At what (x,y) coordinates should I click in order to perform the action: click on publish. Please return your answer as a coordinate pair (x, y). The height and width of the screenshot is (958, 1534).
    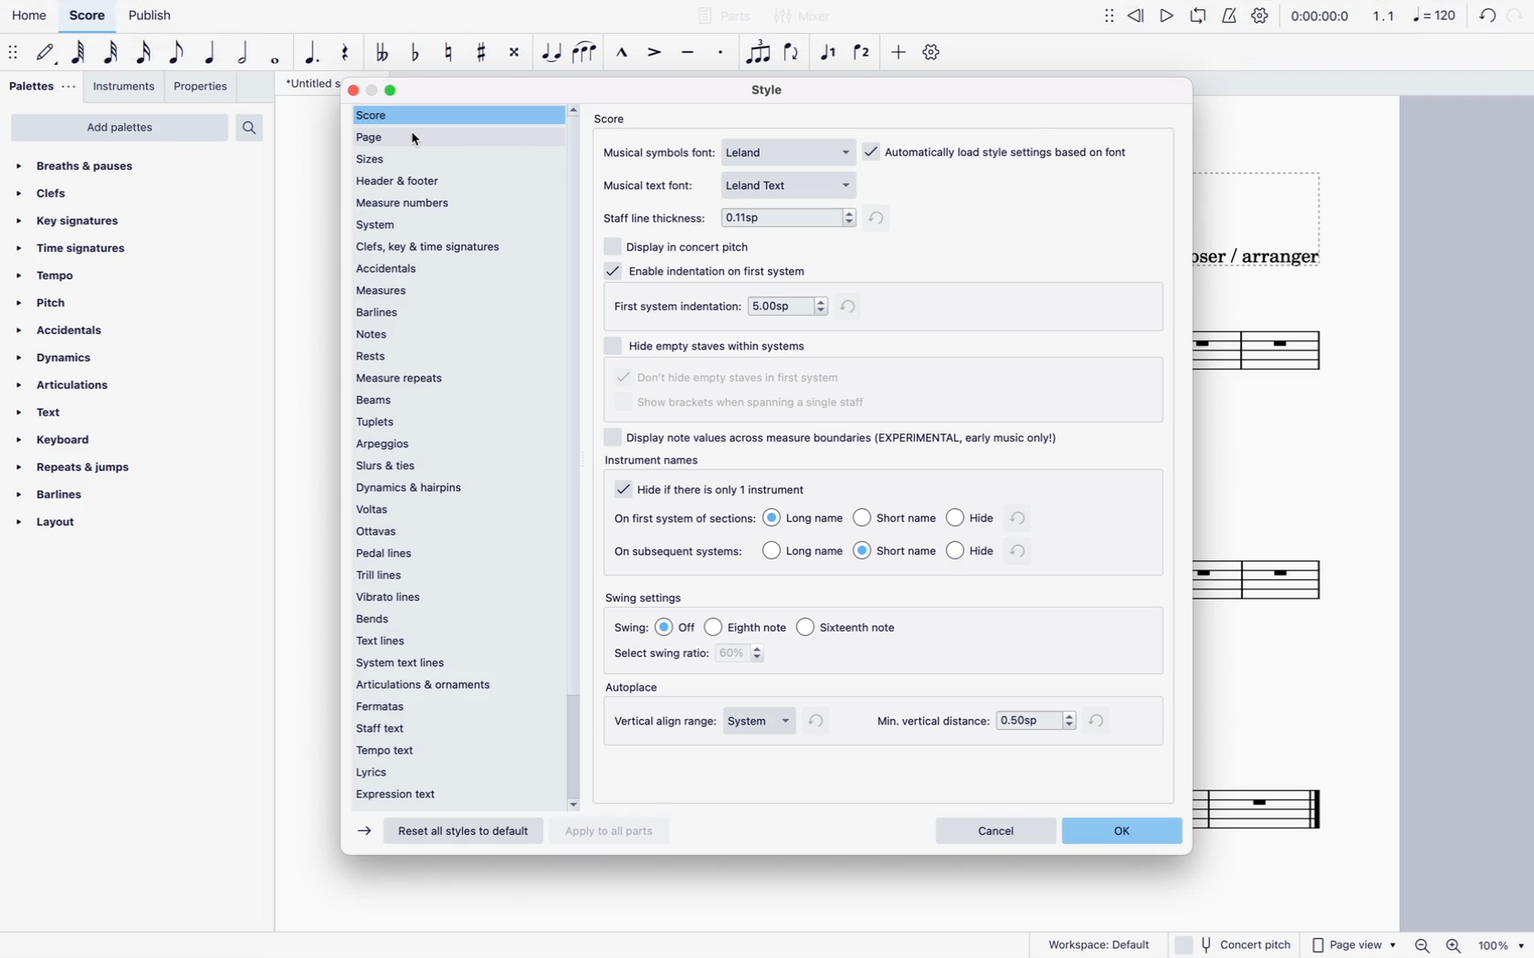
    Looking at the image, I should click on (155, 17).